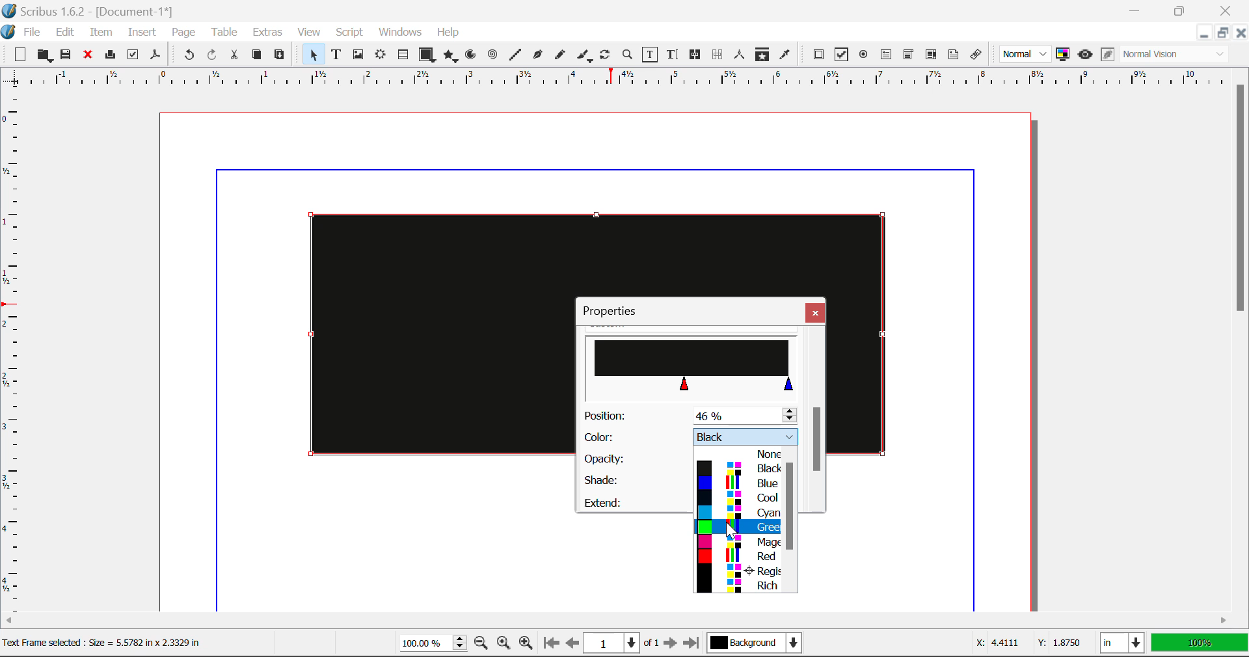 This screenshot has width=1249, height=657. What do you see at coordinates (427, 56) in the screenshot?
I see `Shapes` at bounding box center [427, 56].